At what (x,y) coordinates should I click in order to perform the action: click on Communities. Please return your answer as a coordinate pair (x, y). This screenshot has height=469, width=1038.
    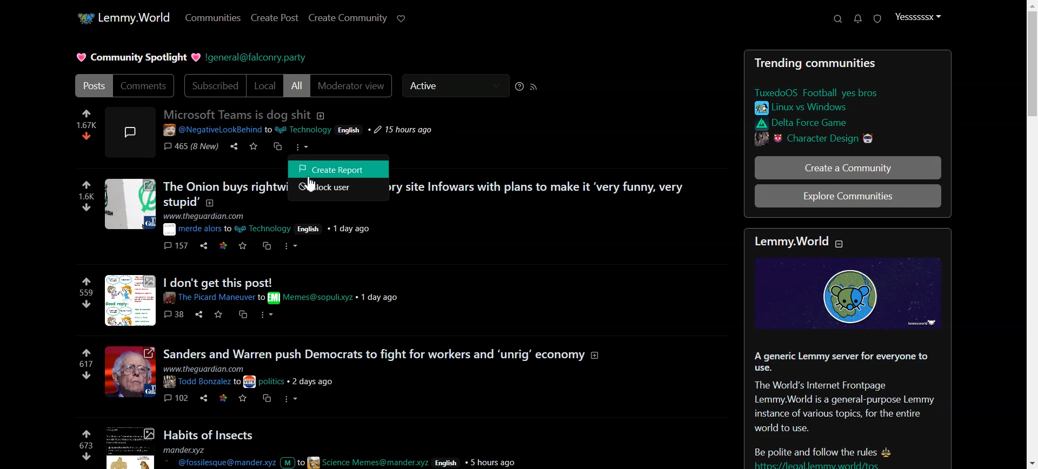
    Looking at the image, I should click on (213, 17).